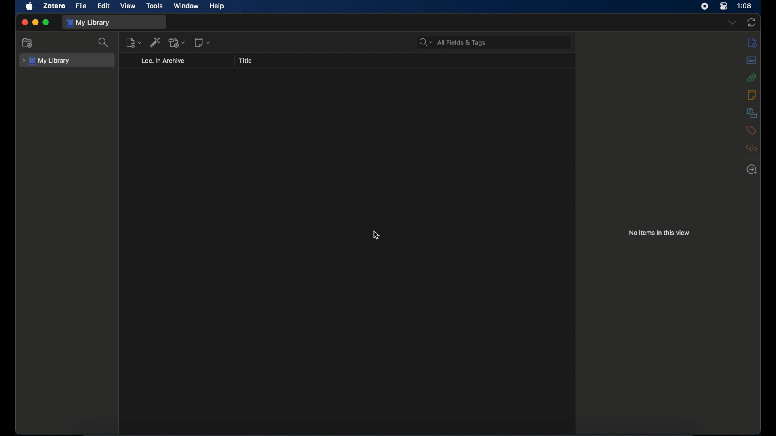 The width and height of the screenshot is (776, 436). Describe the element at coordinates (453, 42) in the screenshot. I see `search bar` at that location.